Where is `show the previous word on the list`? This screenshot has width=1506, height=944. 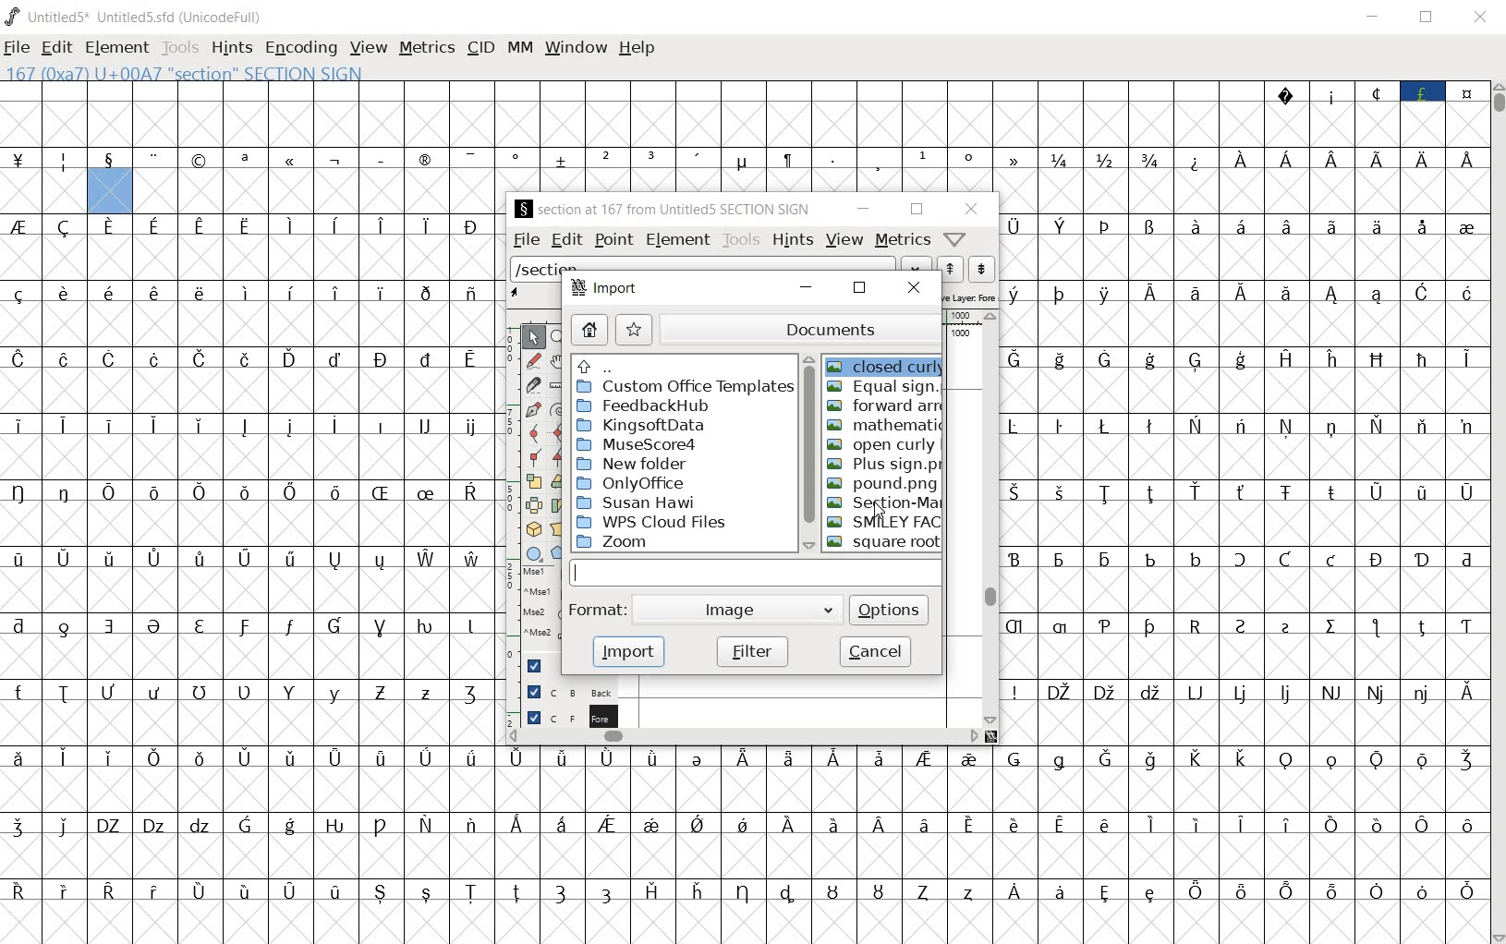 show the previous word on the list is located at coordinates (981, 269).